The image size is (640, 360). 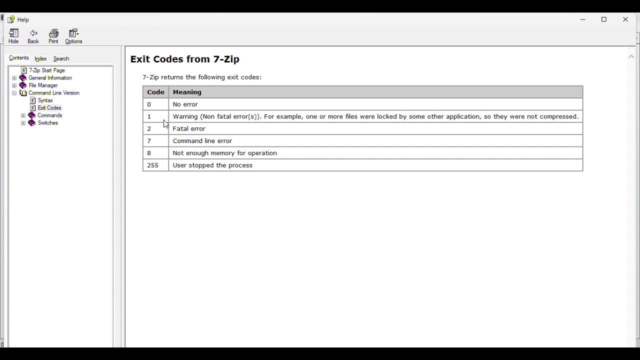 I want to click on Switches , so click(x=44, y=124).